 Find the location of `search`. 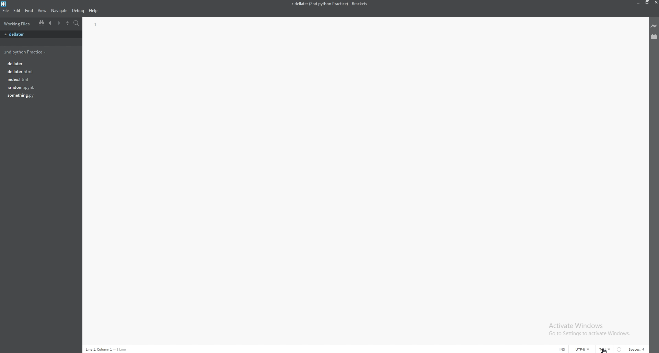

search is located at coordinates (76, 23).